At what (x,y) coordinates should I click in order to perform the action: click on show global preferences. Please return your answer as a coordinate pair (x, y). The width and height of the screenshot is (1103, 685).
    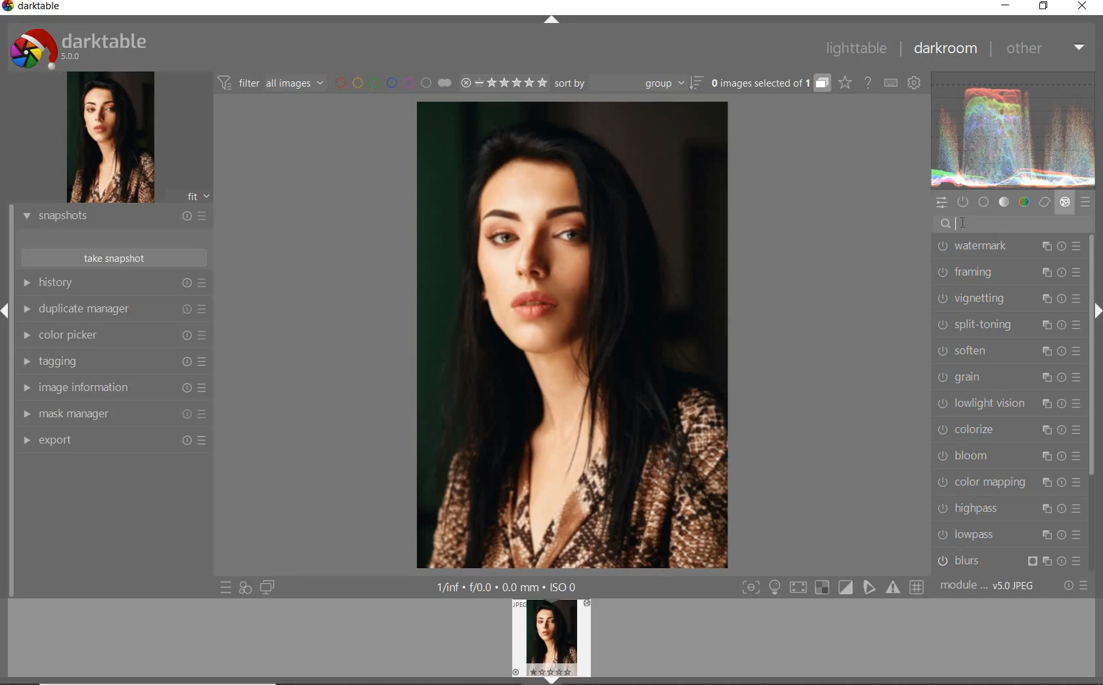
    Looking at the image, I should click on (915, 82).